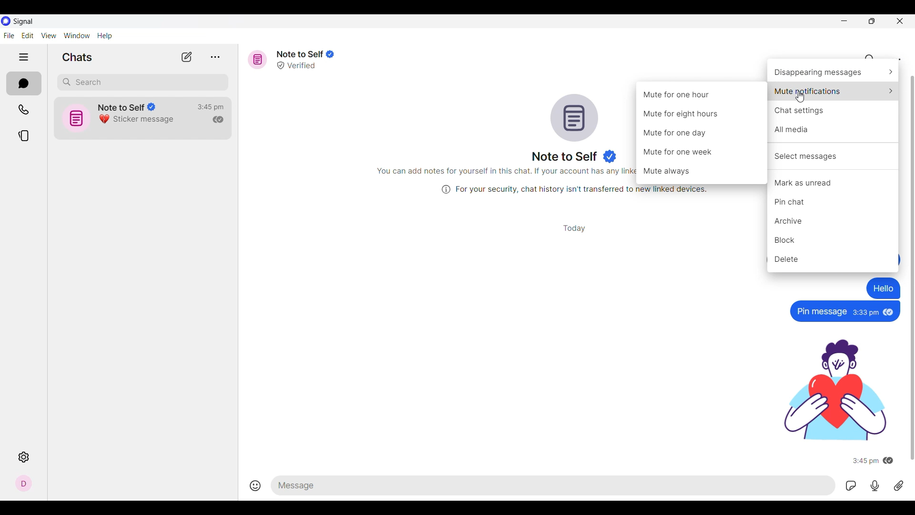  I want to click on Pin message, so click(821, 311).